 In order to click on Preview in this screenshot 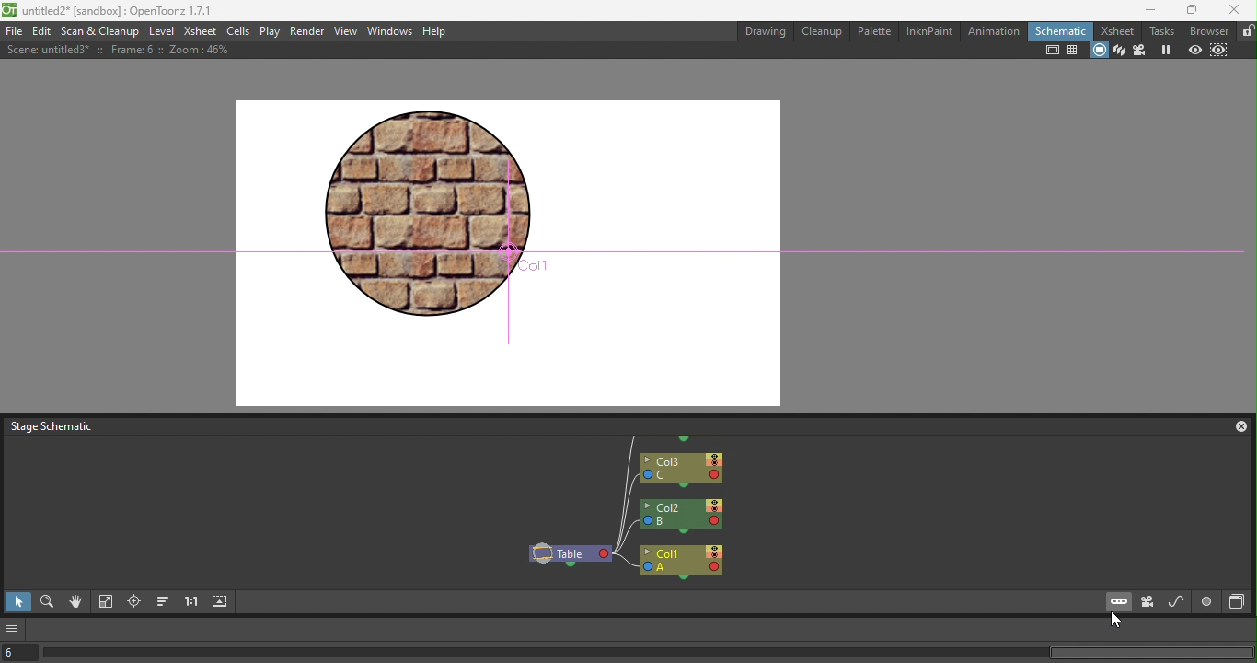, I will do `click(1194, 51)`.